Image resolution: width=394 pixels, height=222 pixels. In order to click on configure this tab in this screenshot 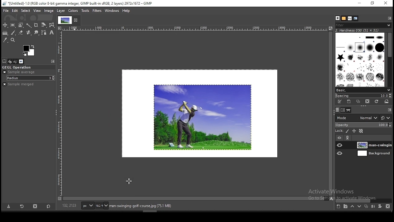, I will do `click(389, 18)`.